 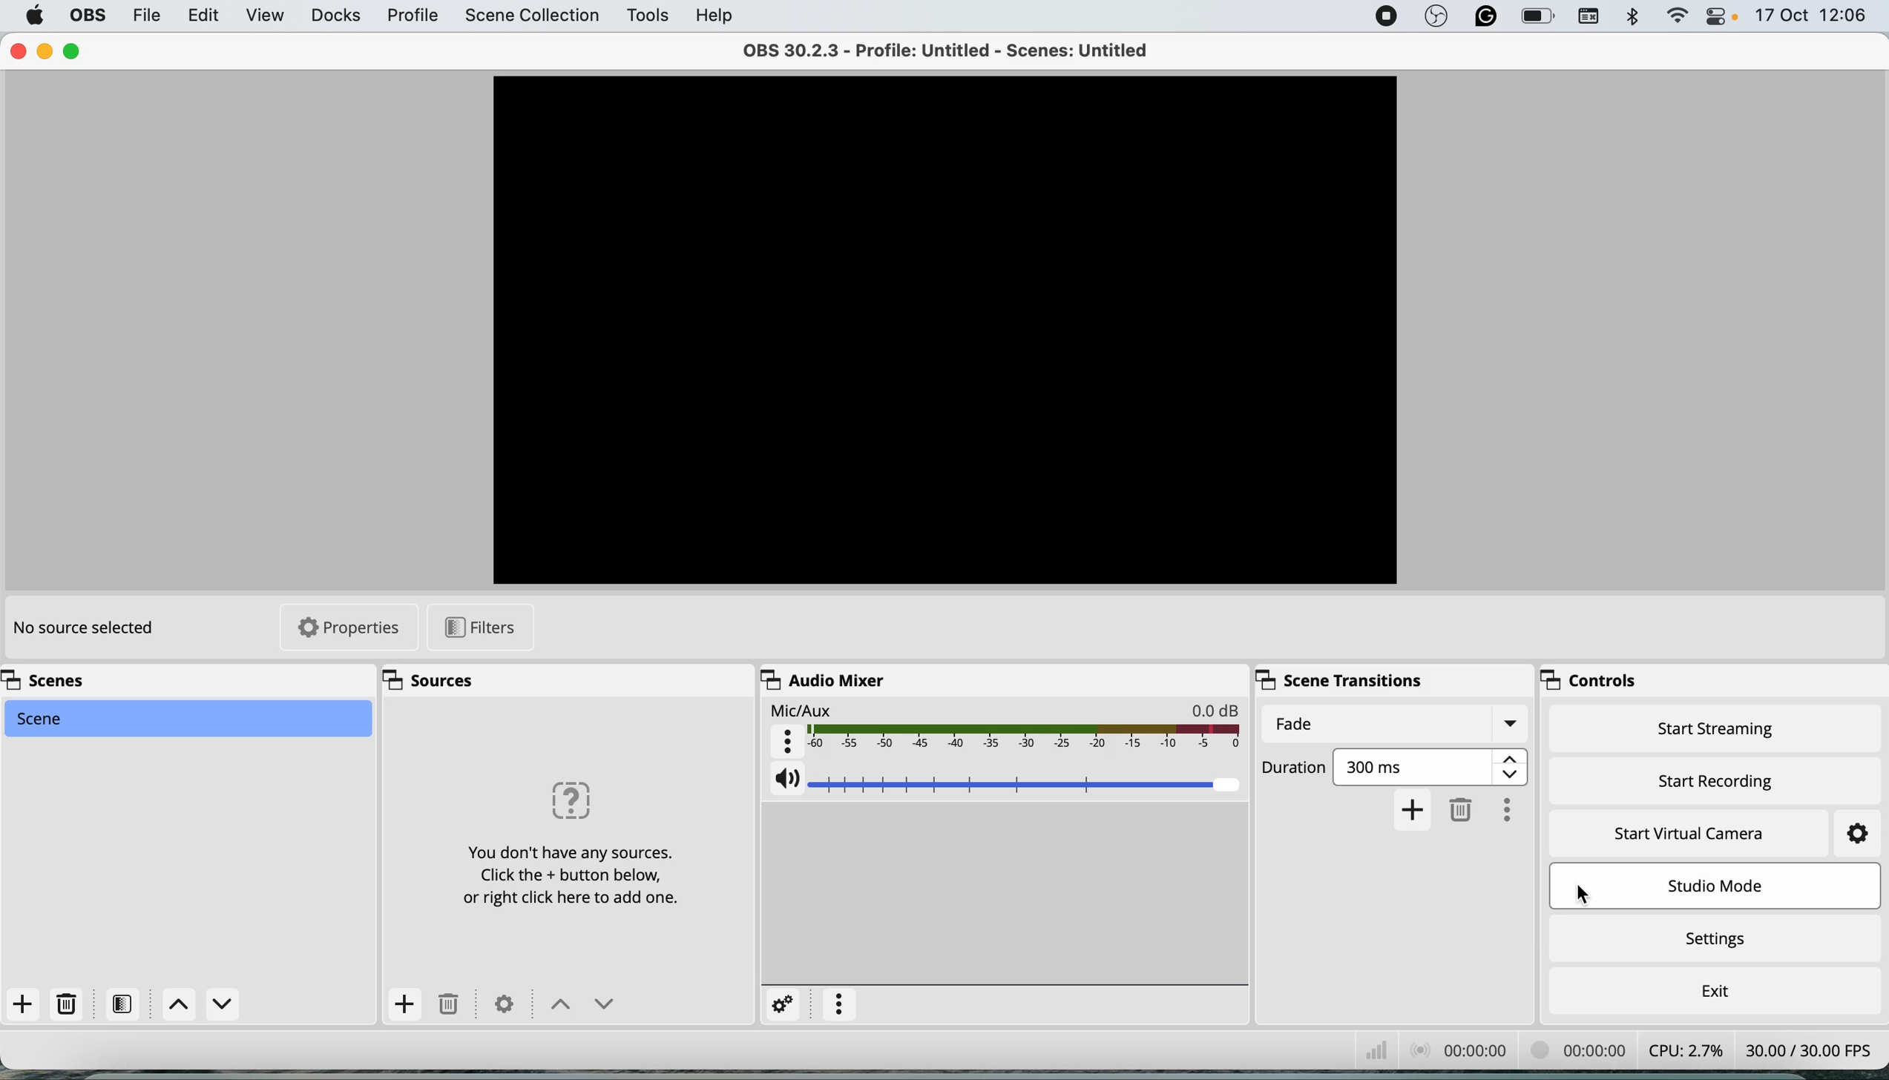 I want to click on transition duration, so click(x=1397, y=765).